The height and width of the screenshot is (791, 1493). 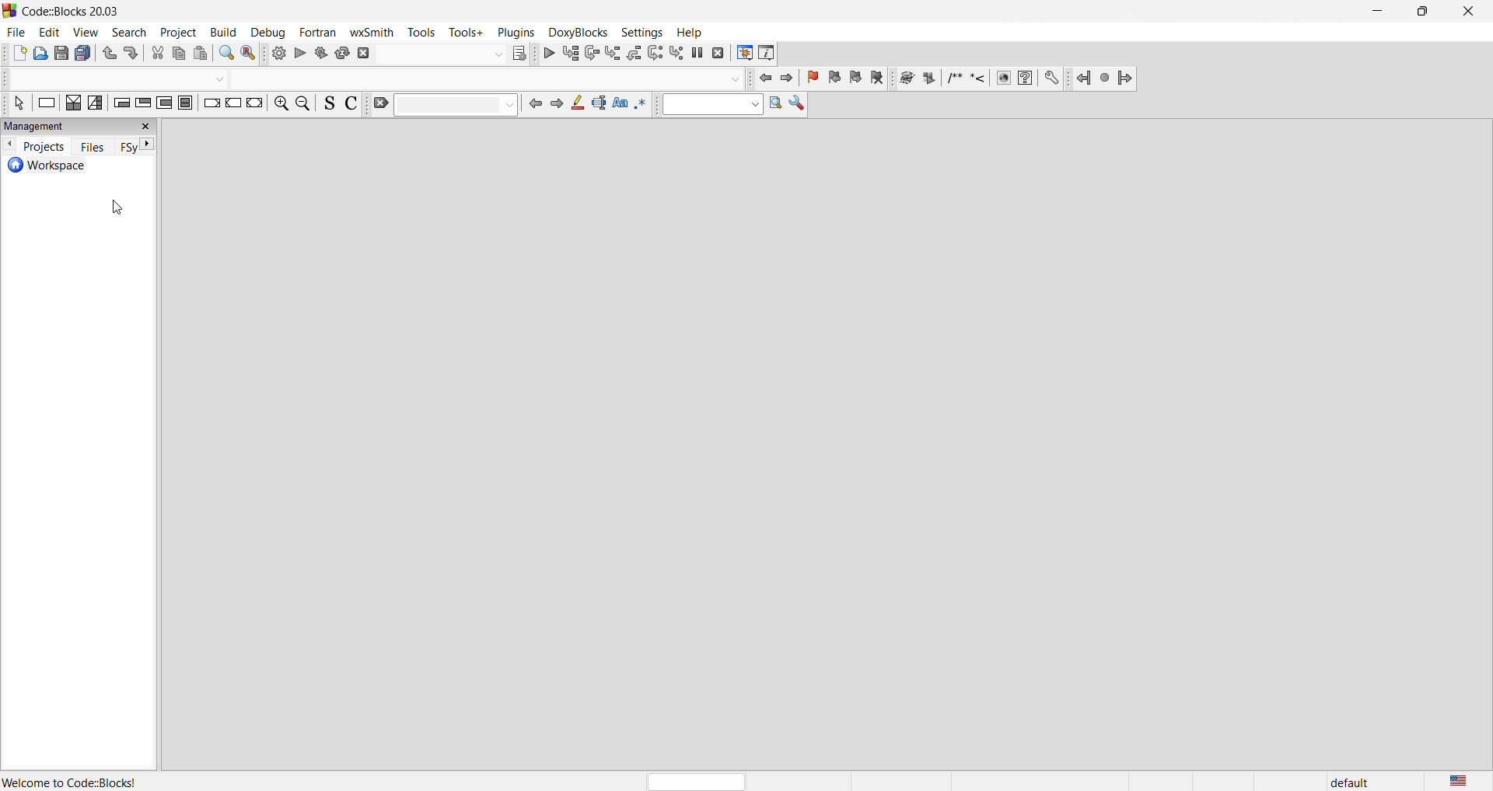 I want to click on Jump forward, so click(x=1128, y=78).